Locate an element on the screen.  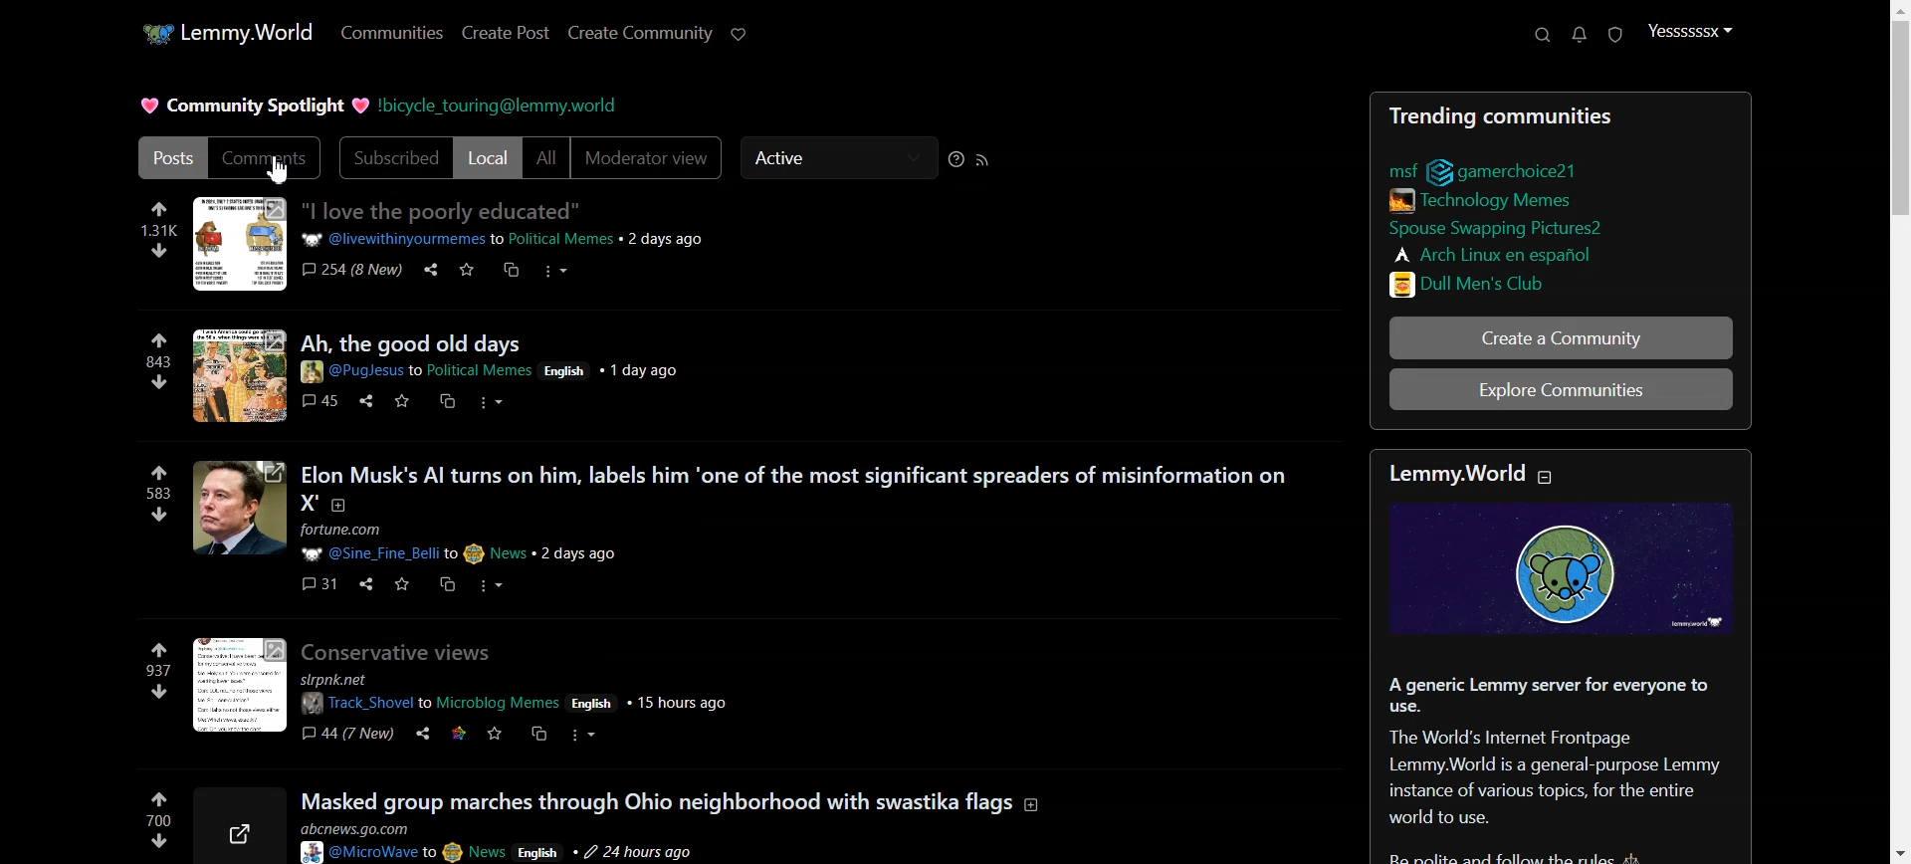
 is located at coordinates (244, 827).